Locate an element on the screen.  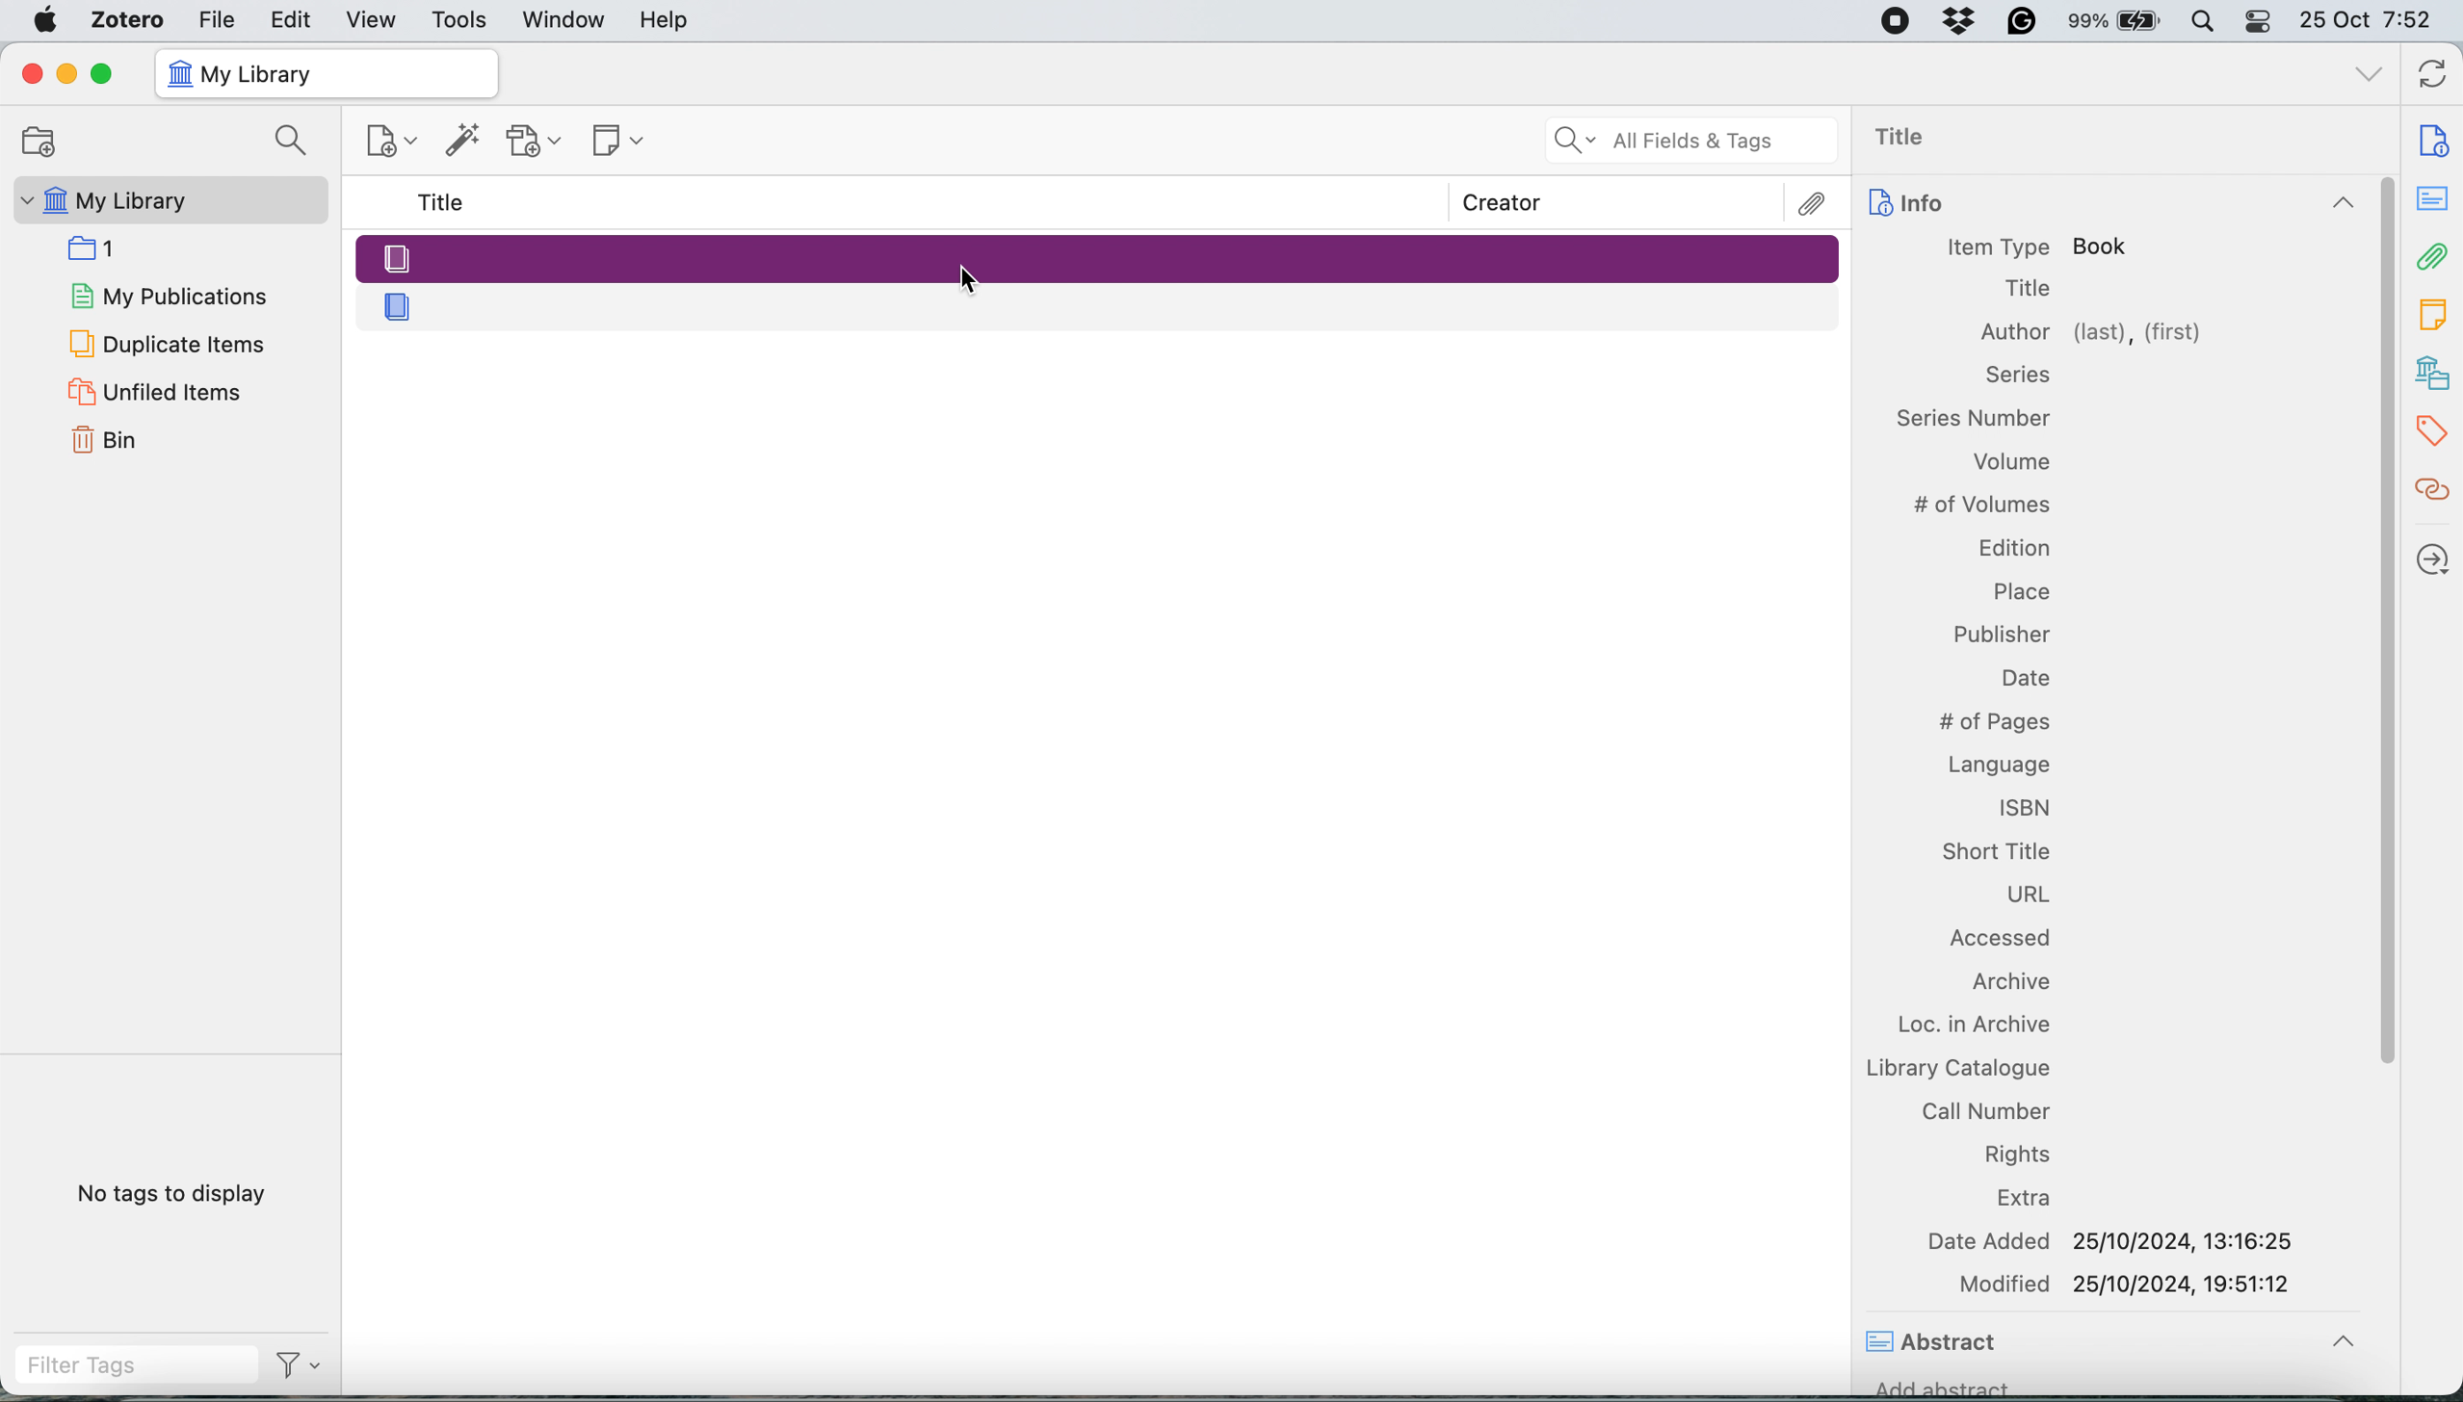
Filter Tags is located at coordinates (136, 1365).